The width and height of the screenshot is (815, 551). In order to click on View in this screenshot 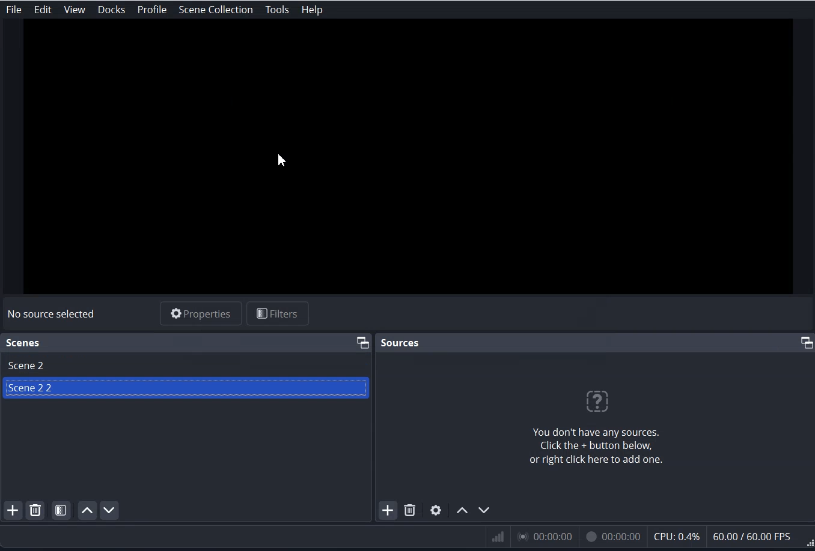, I will do `click(74, 10)`.